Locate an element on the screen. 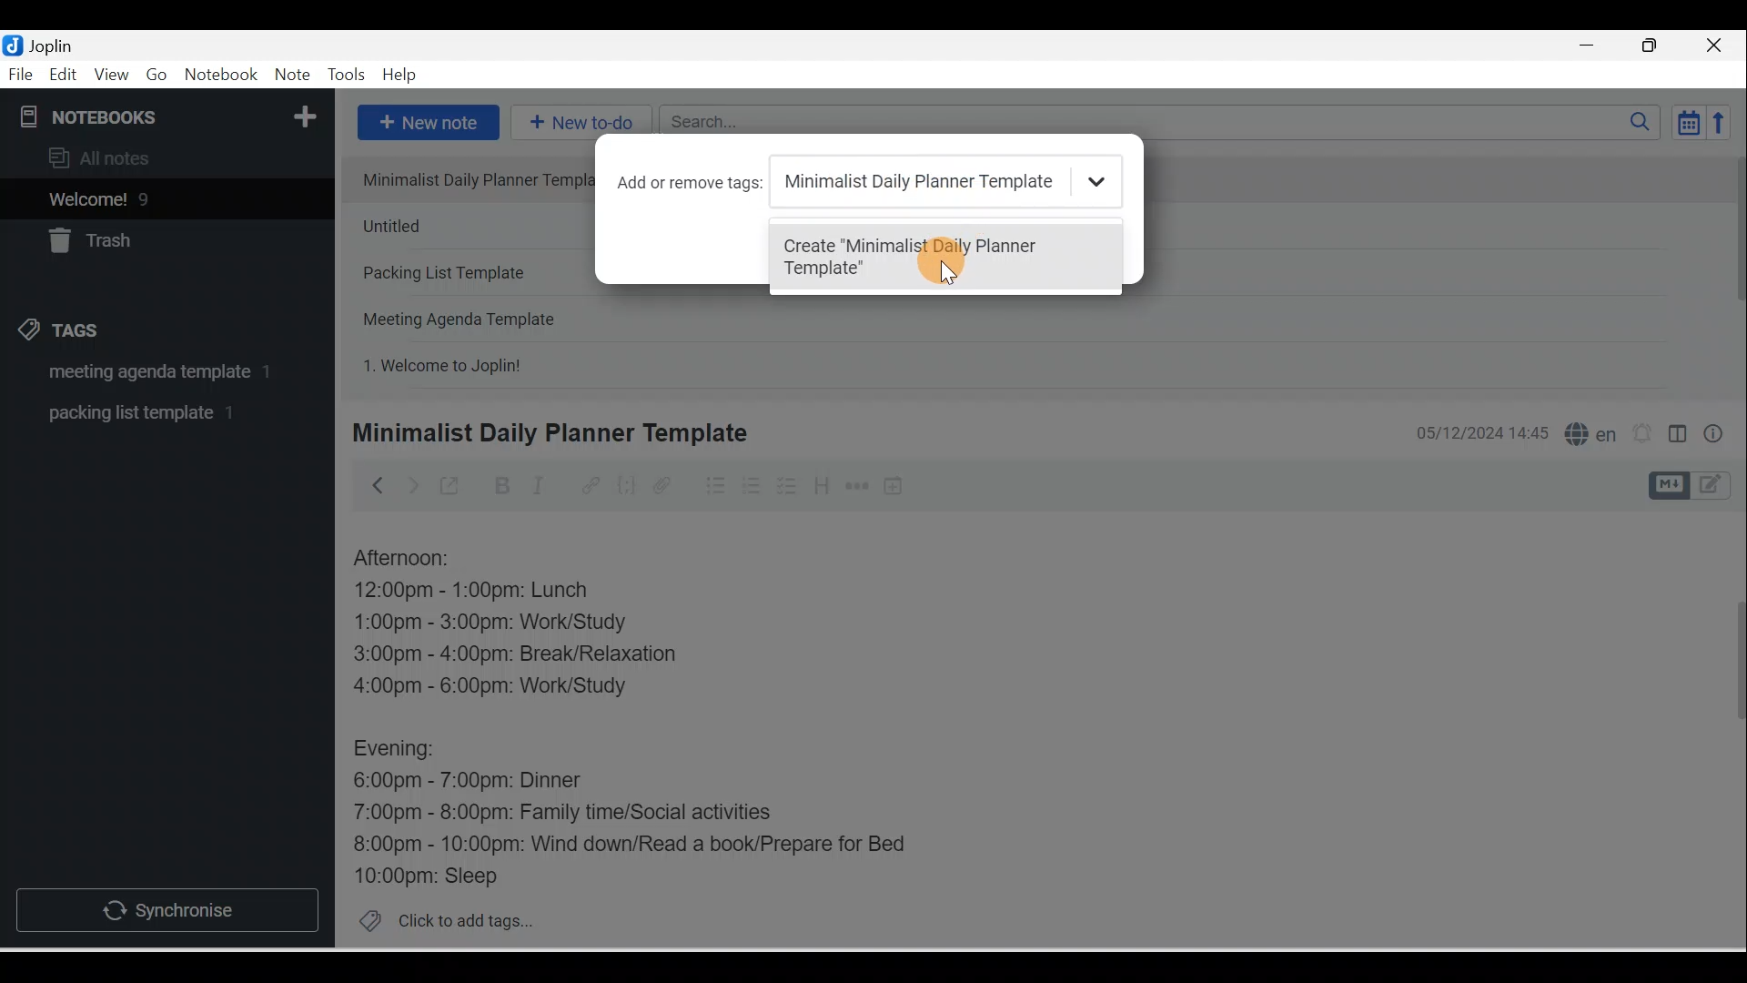 The image size is (1747, 983). Click to add tags is located at coordinates (439, 918).